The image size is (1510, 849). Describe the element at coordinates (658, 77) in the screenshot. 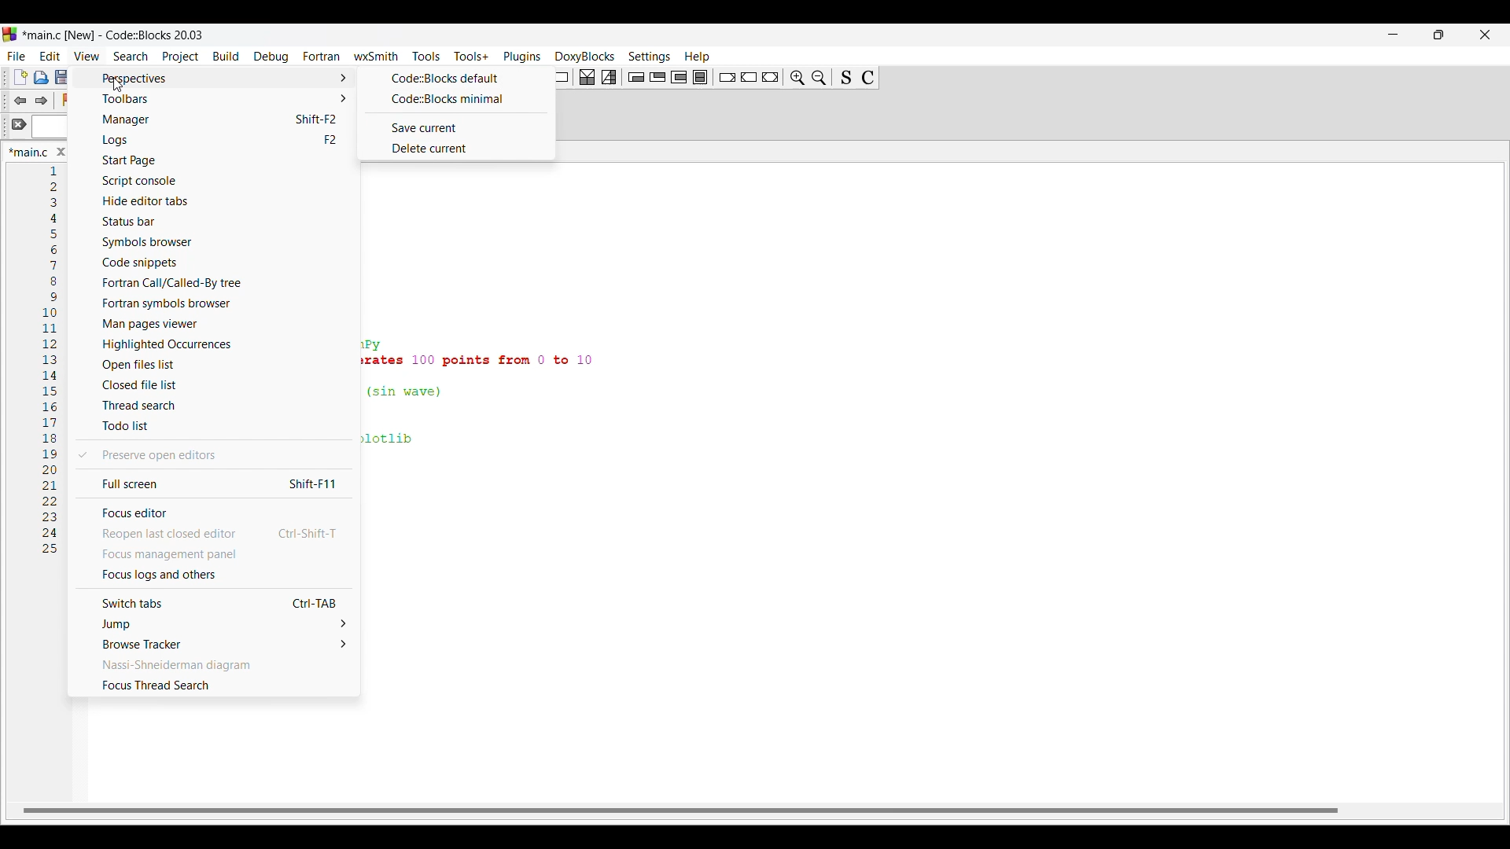

I see `Exit condition loop` at that location.